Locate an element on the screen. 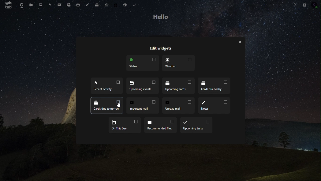 The image size is (321, 181). mail is located at coordinates (59, 5).